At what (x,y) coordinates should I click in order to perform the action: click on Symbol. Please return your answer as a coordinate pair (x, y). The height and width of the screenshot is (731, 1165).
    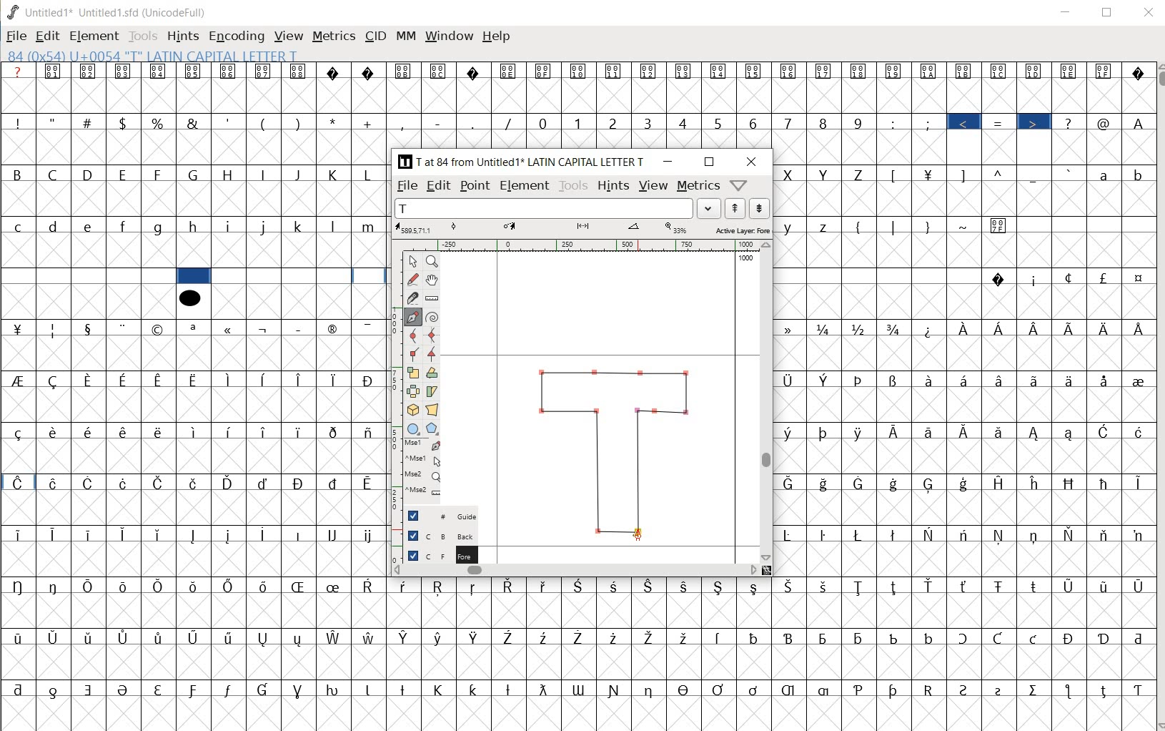
    Looking at the image, I should click on (862, 432).